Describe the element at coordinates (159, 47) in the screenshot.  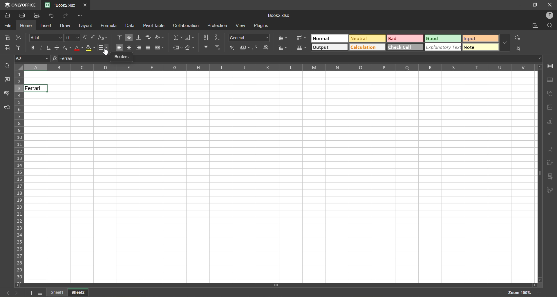
I see `merge and center` at that location.